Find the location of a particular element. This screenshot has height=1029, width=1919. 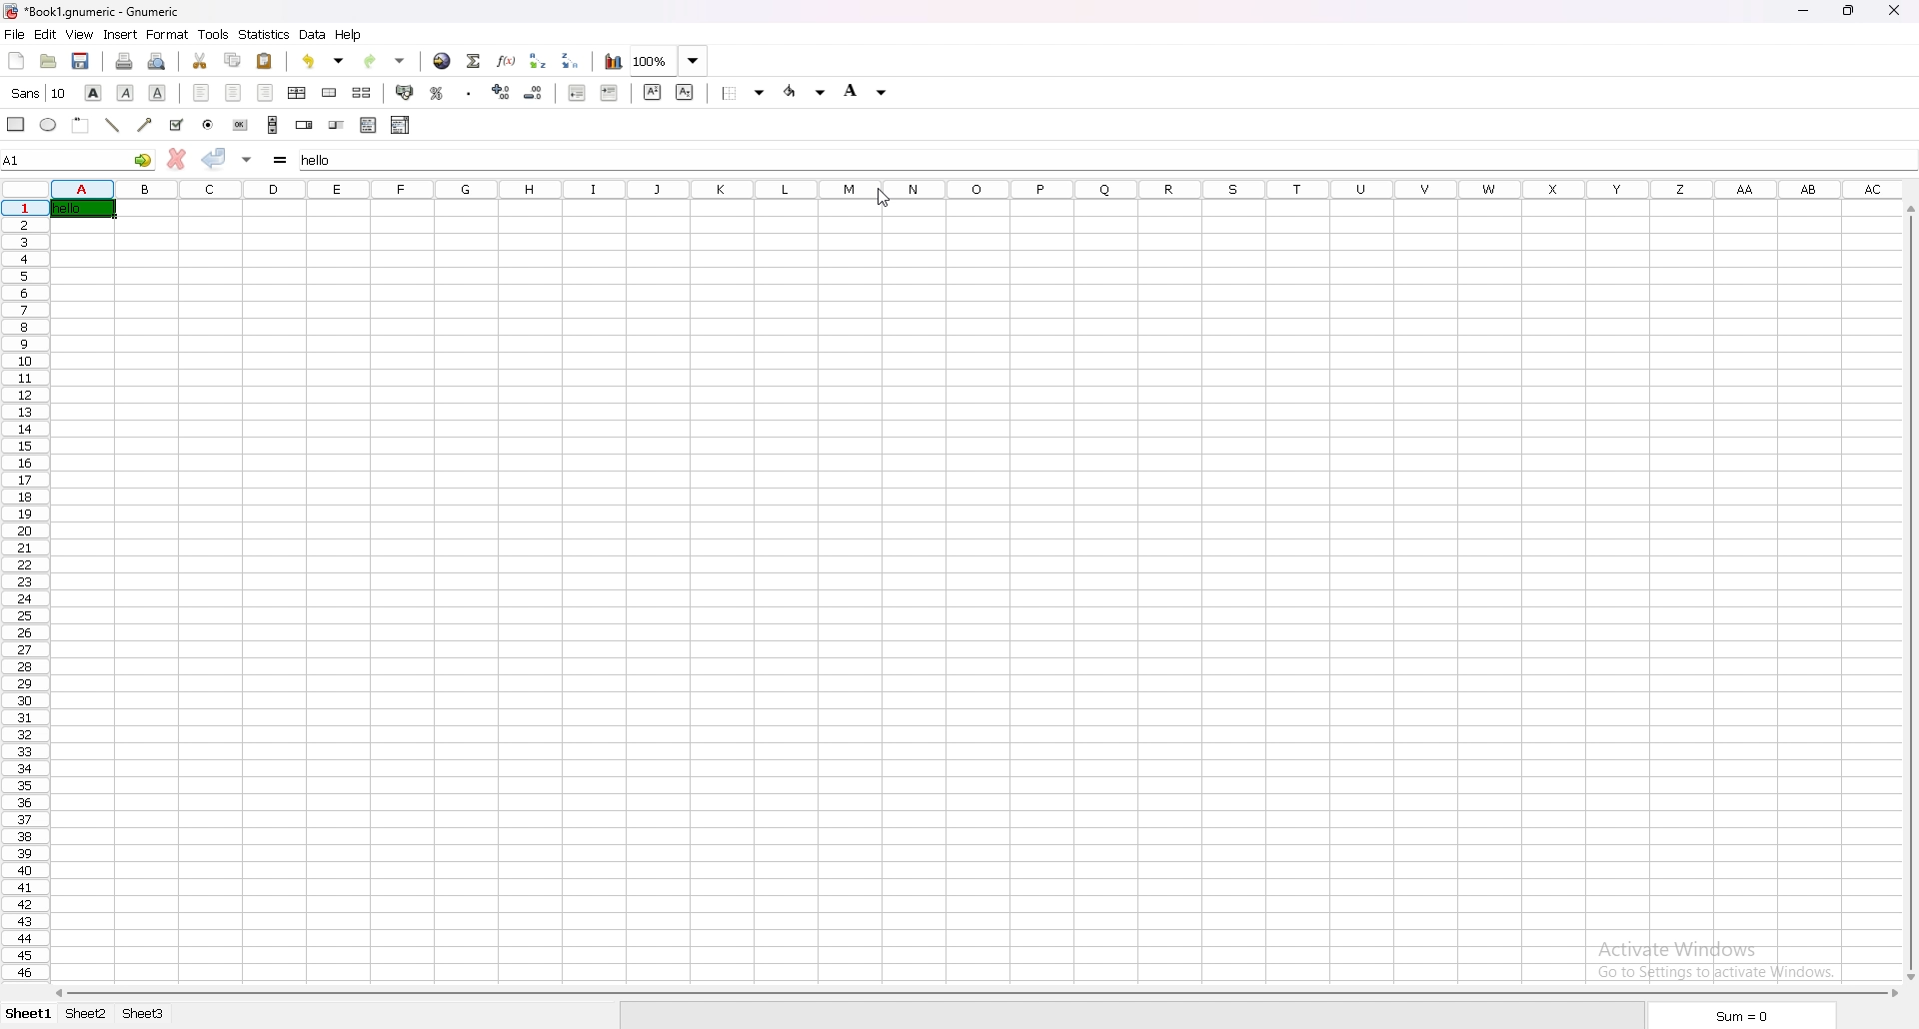

line is located at coordinates (113, 125).